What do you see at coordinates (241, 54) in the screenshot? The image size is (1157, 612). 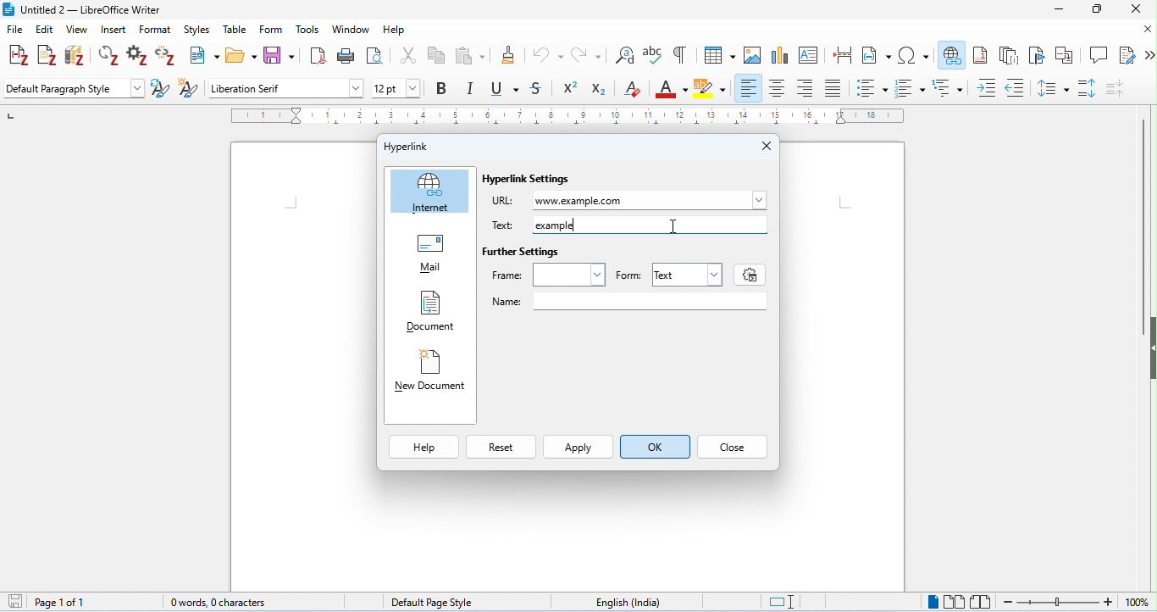 I see `open` at bounding box center [241, 54].